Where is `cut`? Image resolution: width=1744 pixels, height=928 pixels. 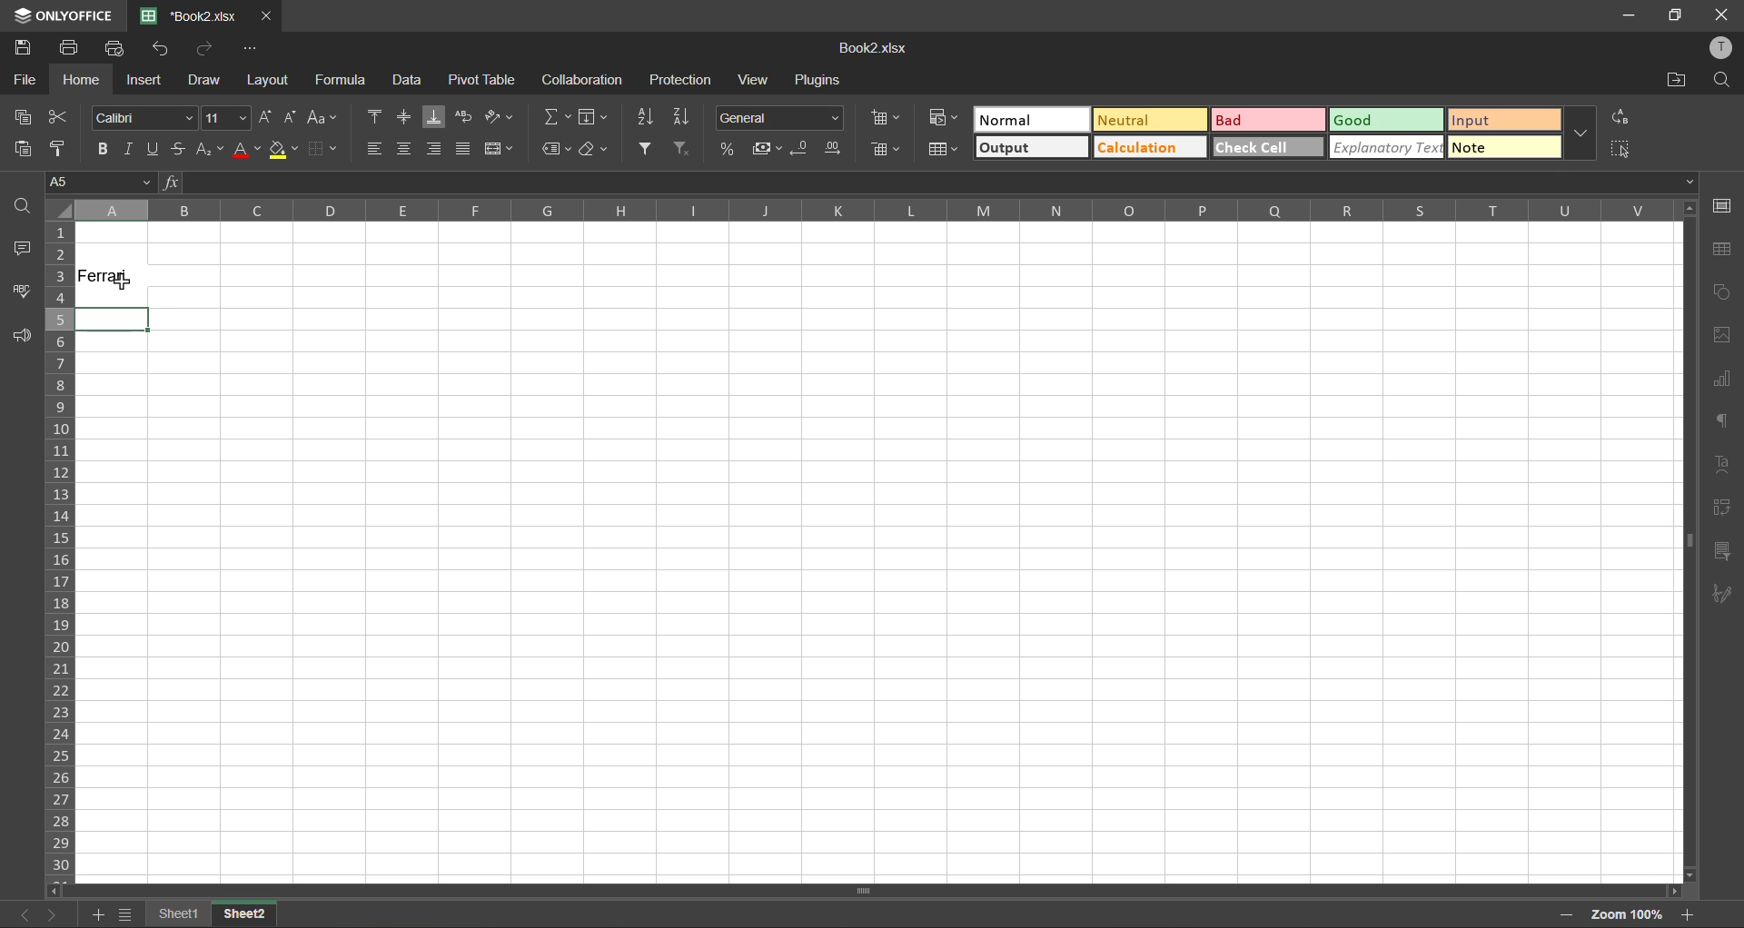 cut is located at coordinates (63, 118).